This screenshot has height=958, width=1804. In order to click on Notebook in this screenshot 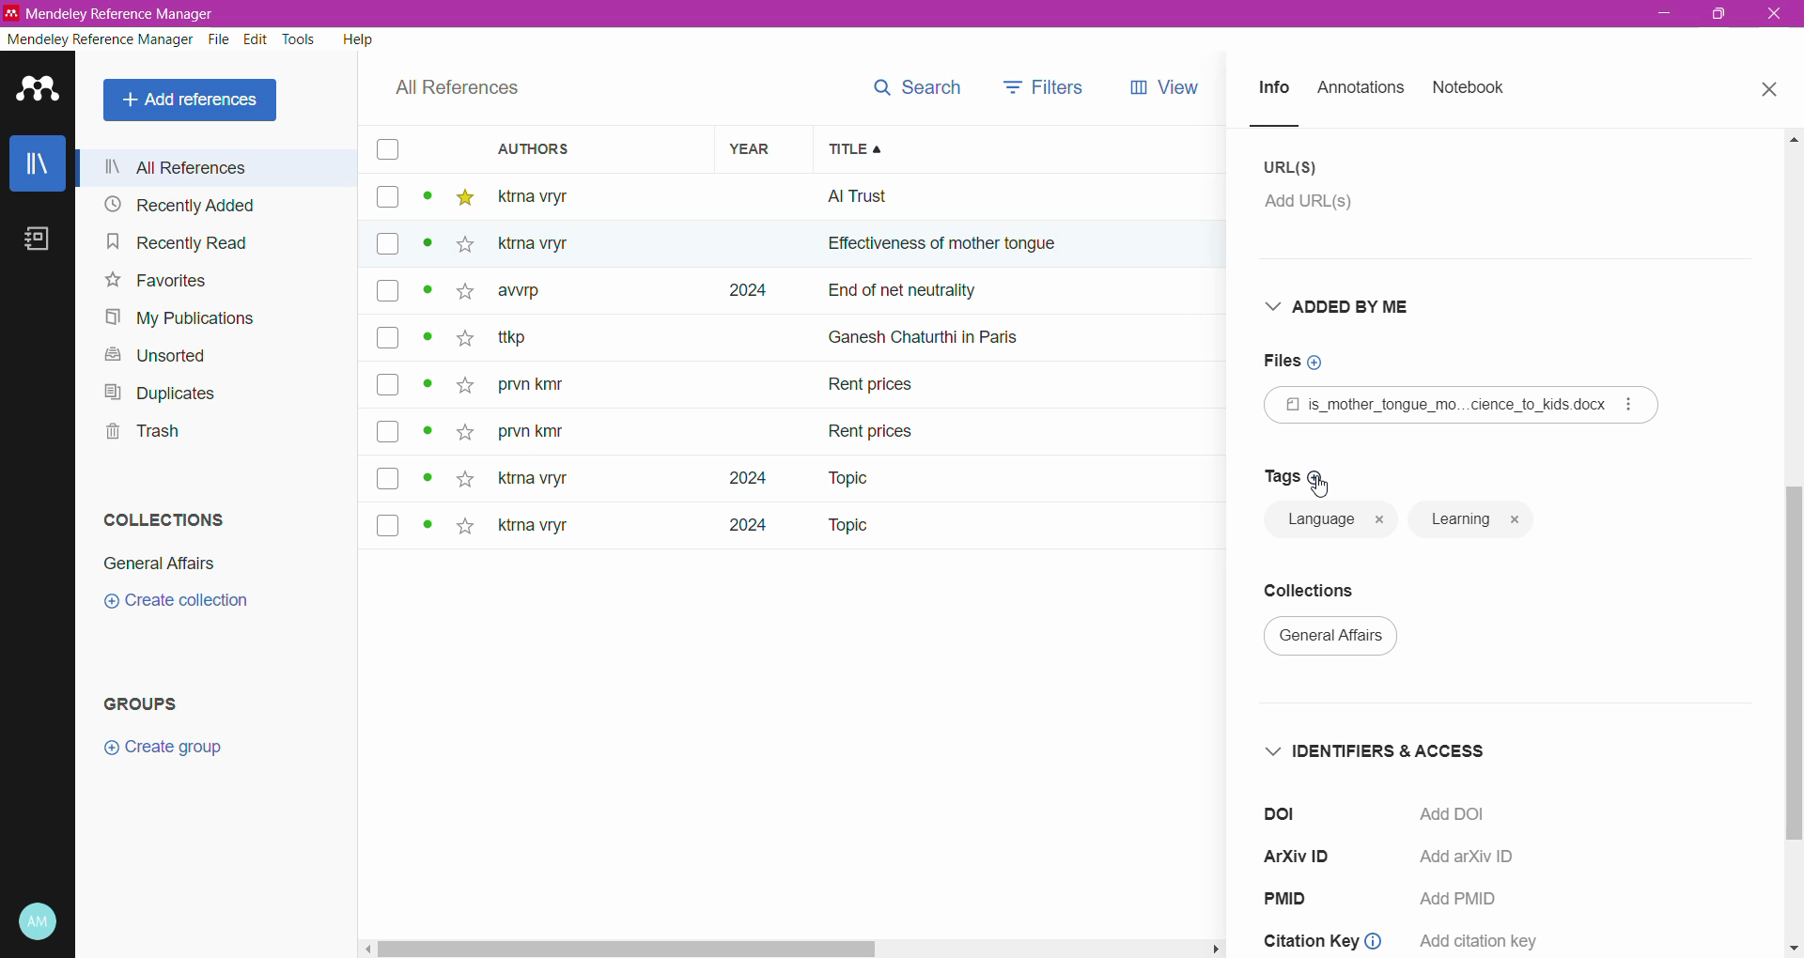, I will do `click(38, 239)`.